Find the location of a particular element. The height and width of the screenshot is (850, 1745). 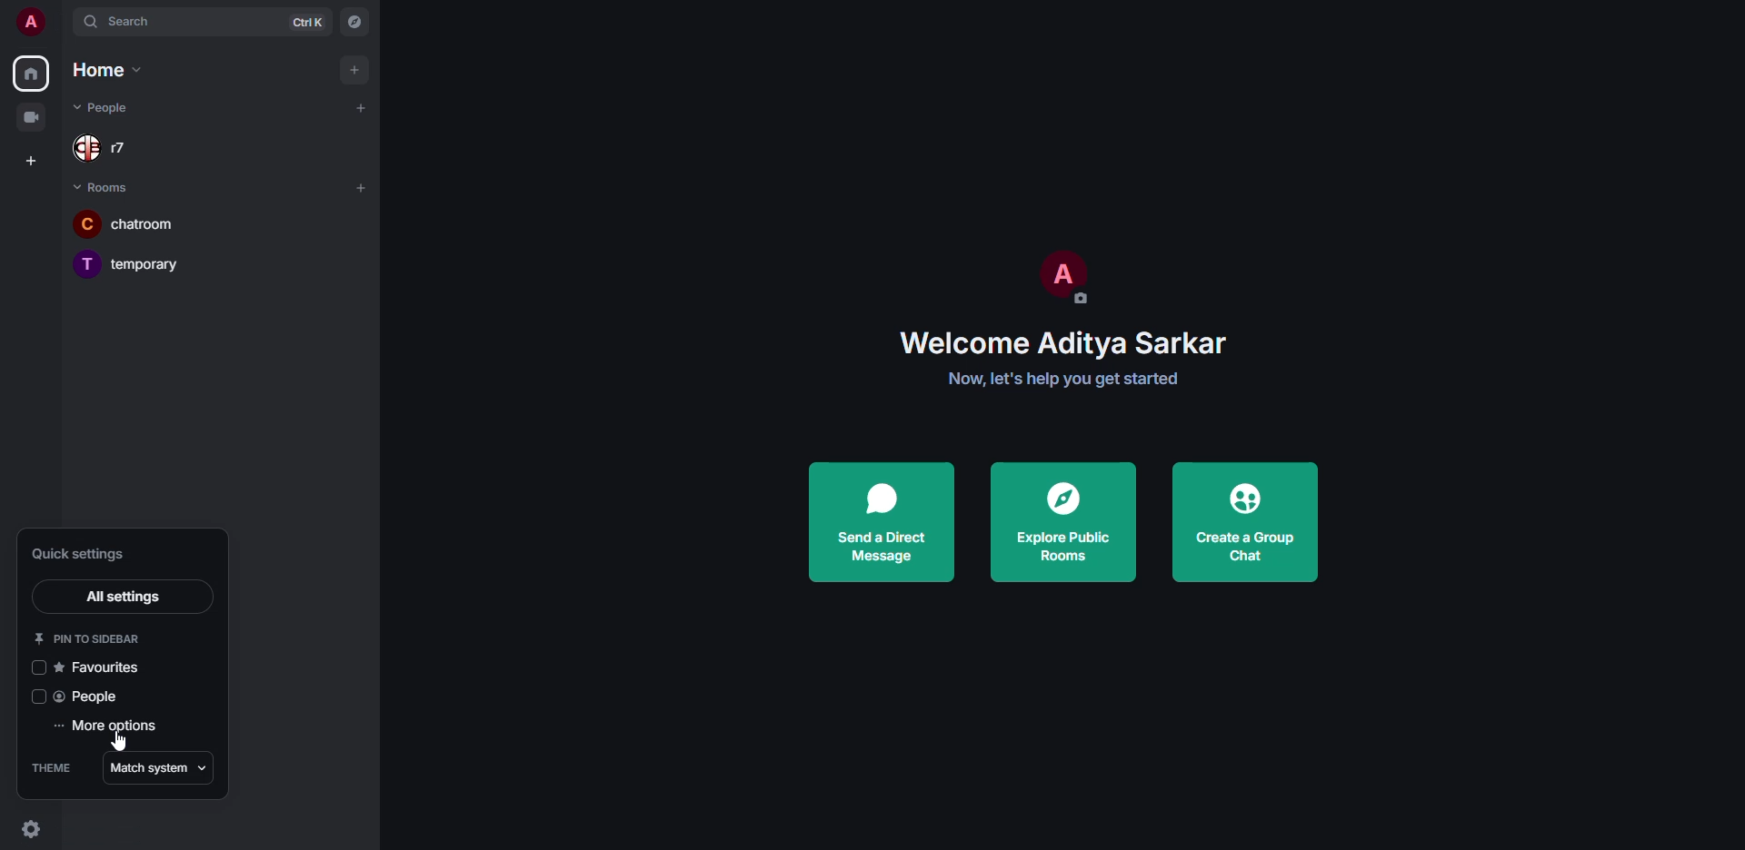

profile pic is located at coordinates (1059, 274).